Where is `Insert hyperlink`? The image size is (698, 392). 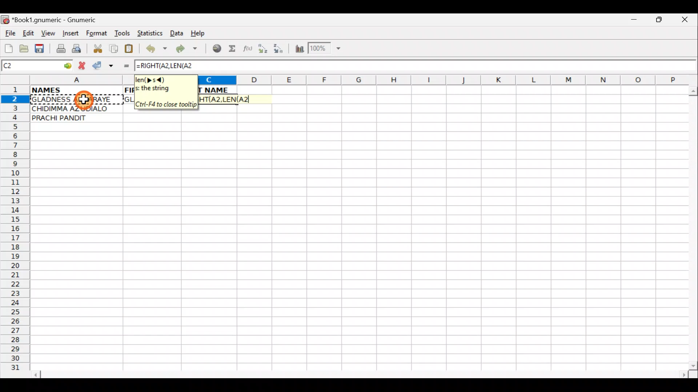 Insert hyperlink is located at coordinates (216, 49).